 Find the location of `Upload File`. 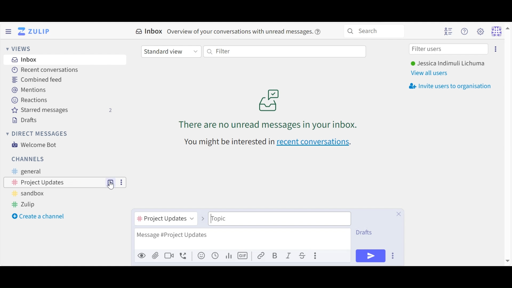

Upload File is located at coordinates (155, 255).